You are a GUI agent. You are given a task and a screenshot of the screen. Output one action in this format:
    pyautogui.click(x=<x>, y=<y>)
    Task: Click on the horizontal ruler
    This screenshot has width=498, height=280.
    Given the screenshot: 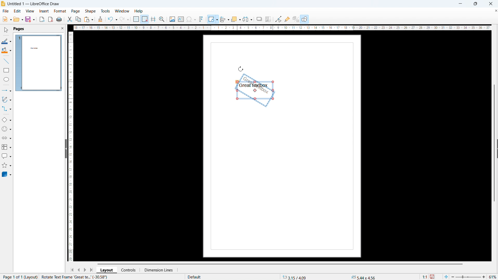 What is the action you would take?
    pyautogui.click(x=282, y=28)
    